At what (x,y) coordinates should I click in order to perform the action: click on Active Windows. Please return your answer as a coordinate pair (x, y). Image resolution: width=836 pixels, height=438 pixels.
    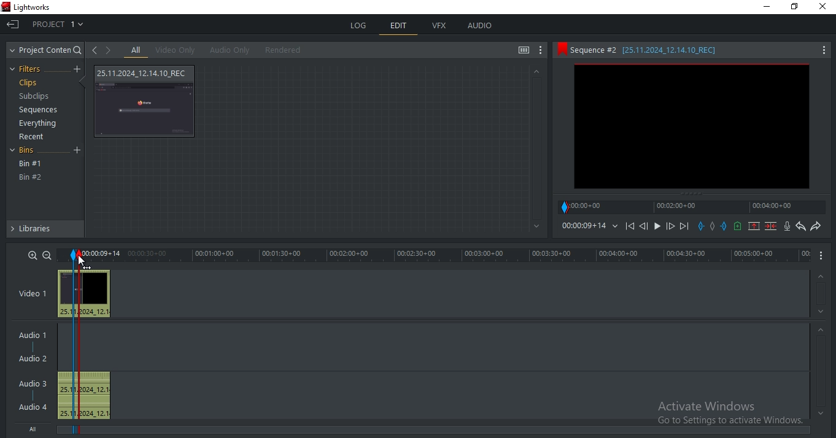
    Looking at the image, I should click on (725, 410).